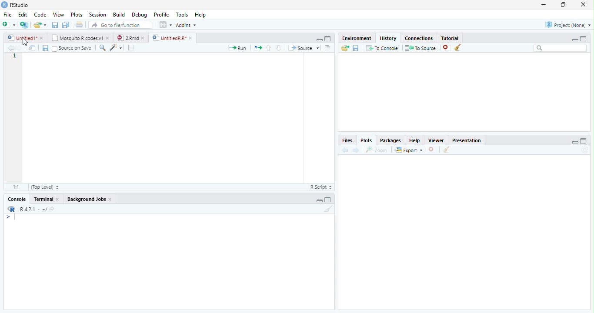 The height and width of the screenshot is (313, 594). Describe the element at coordinates (467, 140) in the screenshot. I see `Presentation` at that location.